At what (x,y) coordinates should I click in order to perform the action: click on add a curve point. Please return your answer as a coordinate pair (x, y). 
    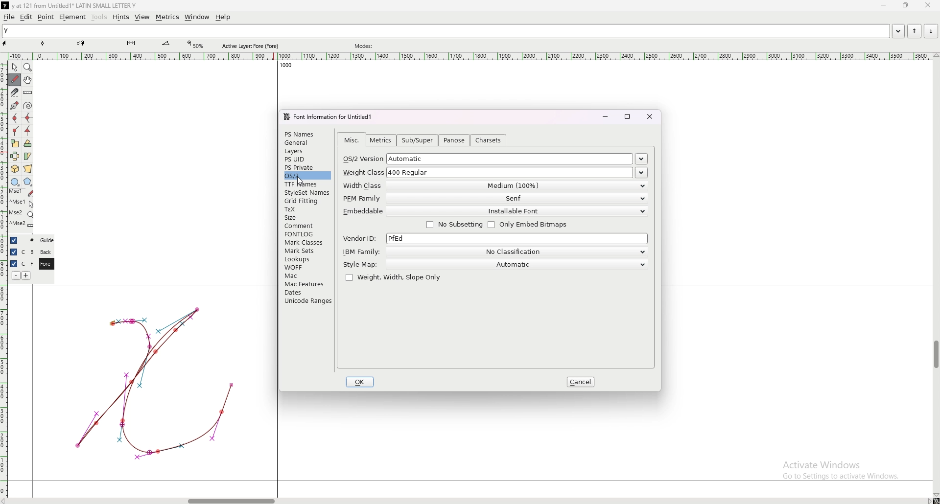
    Looking at the image, I should click on (15, 118).